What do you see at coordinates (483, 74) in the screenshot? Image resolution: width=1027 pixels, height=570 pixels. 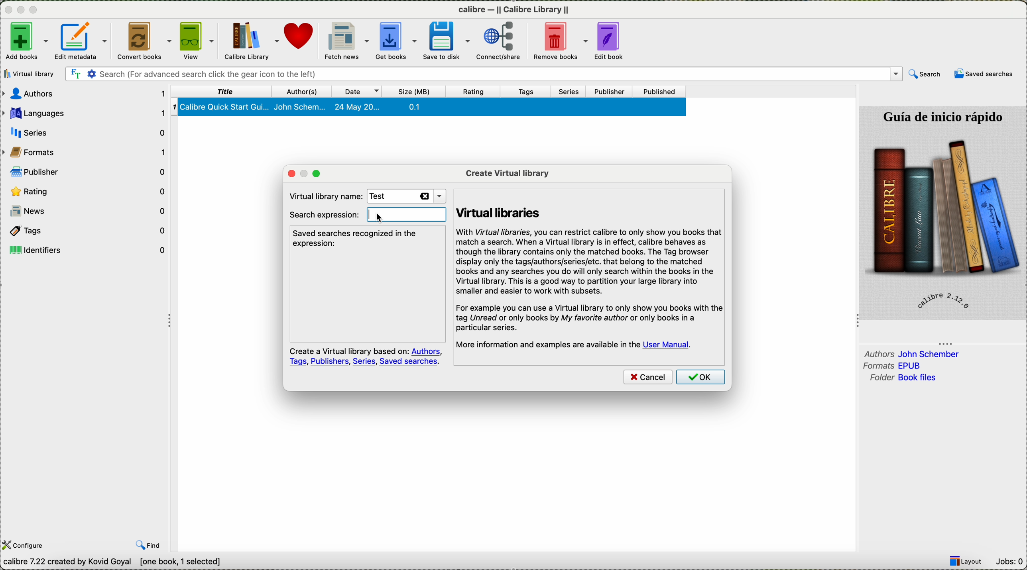 I see `search` at bounding box center [483, 74].